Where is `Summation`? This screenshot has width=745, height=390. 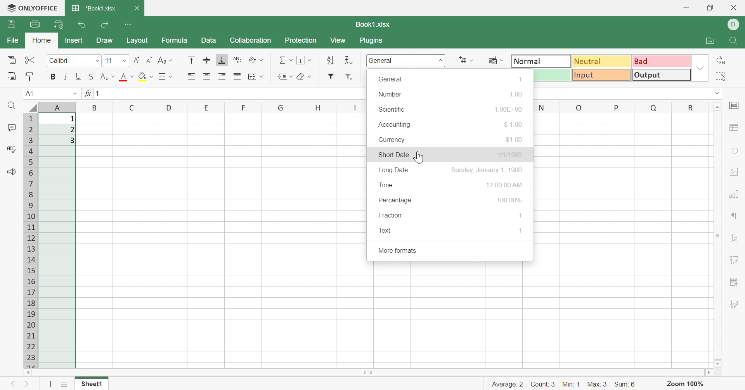
Summation is located at coordinates (286, 60).